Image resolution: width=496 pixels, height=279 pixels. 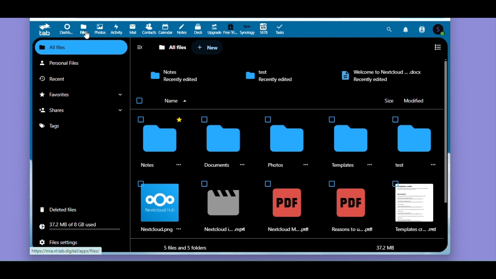 I want to click on 16 TB, so click(x=264, y=28).